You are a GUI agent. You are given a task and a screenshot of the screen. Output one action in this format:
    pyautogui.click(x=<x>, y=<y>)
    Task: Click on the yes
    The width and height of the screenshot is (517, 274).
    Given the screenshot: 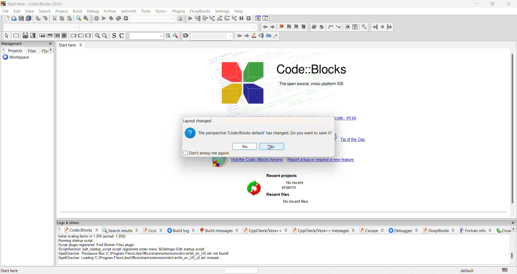 What is the action you would take?
    pyautogui.click(x=245, y=146)
    